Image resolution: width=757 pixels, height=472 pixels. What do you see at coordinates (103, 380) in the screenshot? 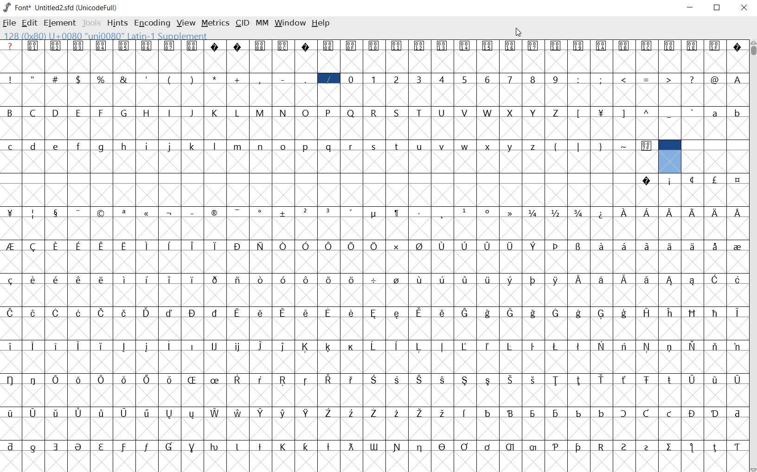
I see `Symbol` at bounding box center [103, 380].